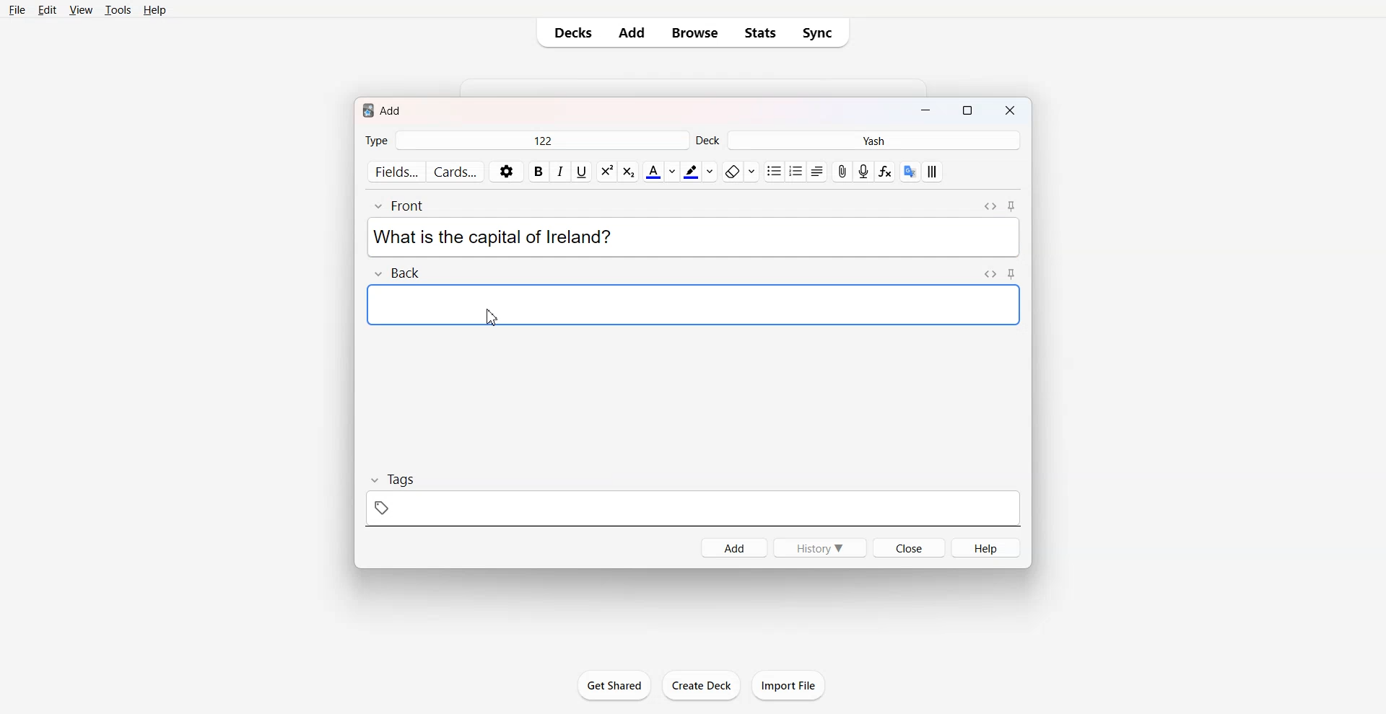 The height and width of the screenshot is (714, 1386). What do you see at coordinates (986, 547) in the screenshot?
I see `Help` at bounding box center [986, 547].